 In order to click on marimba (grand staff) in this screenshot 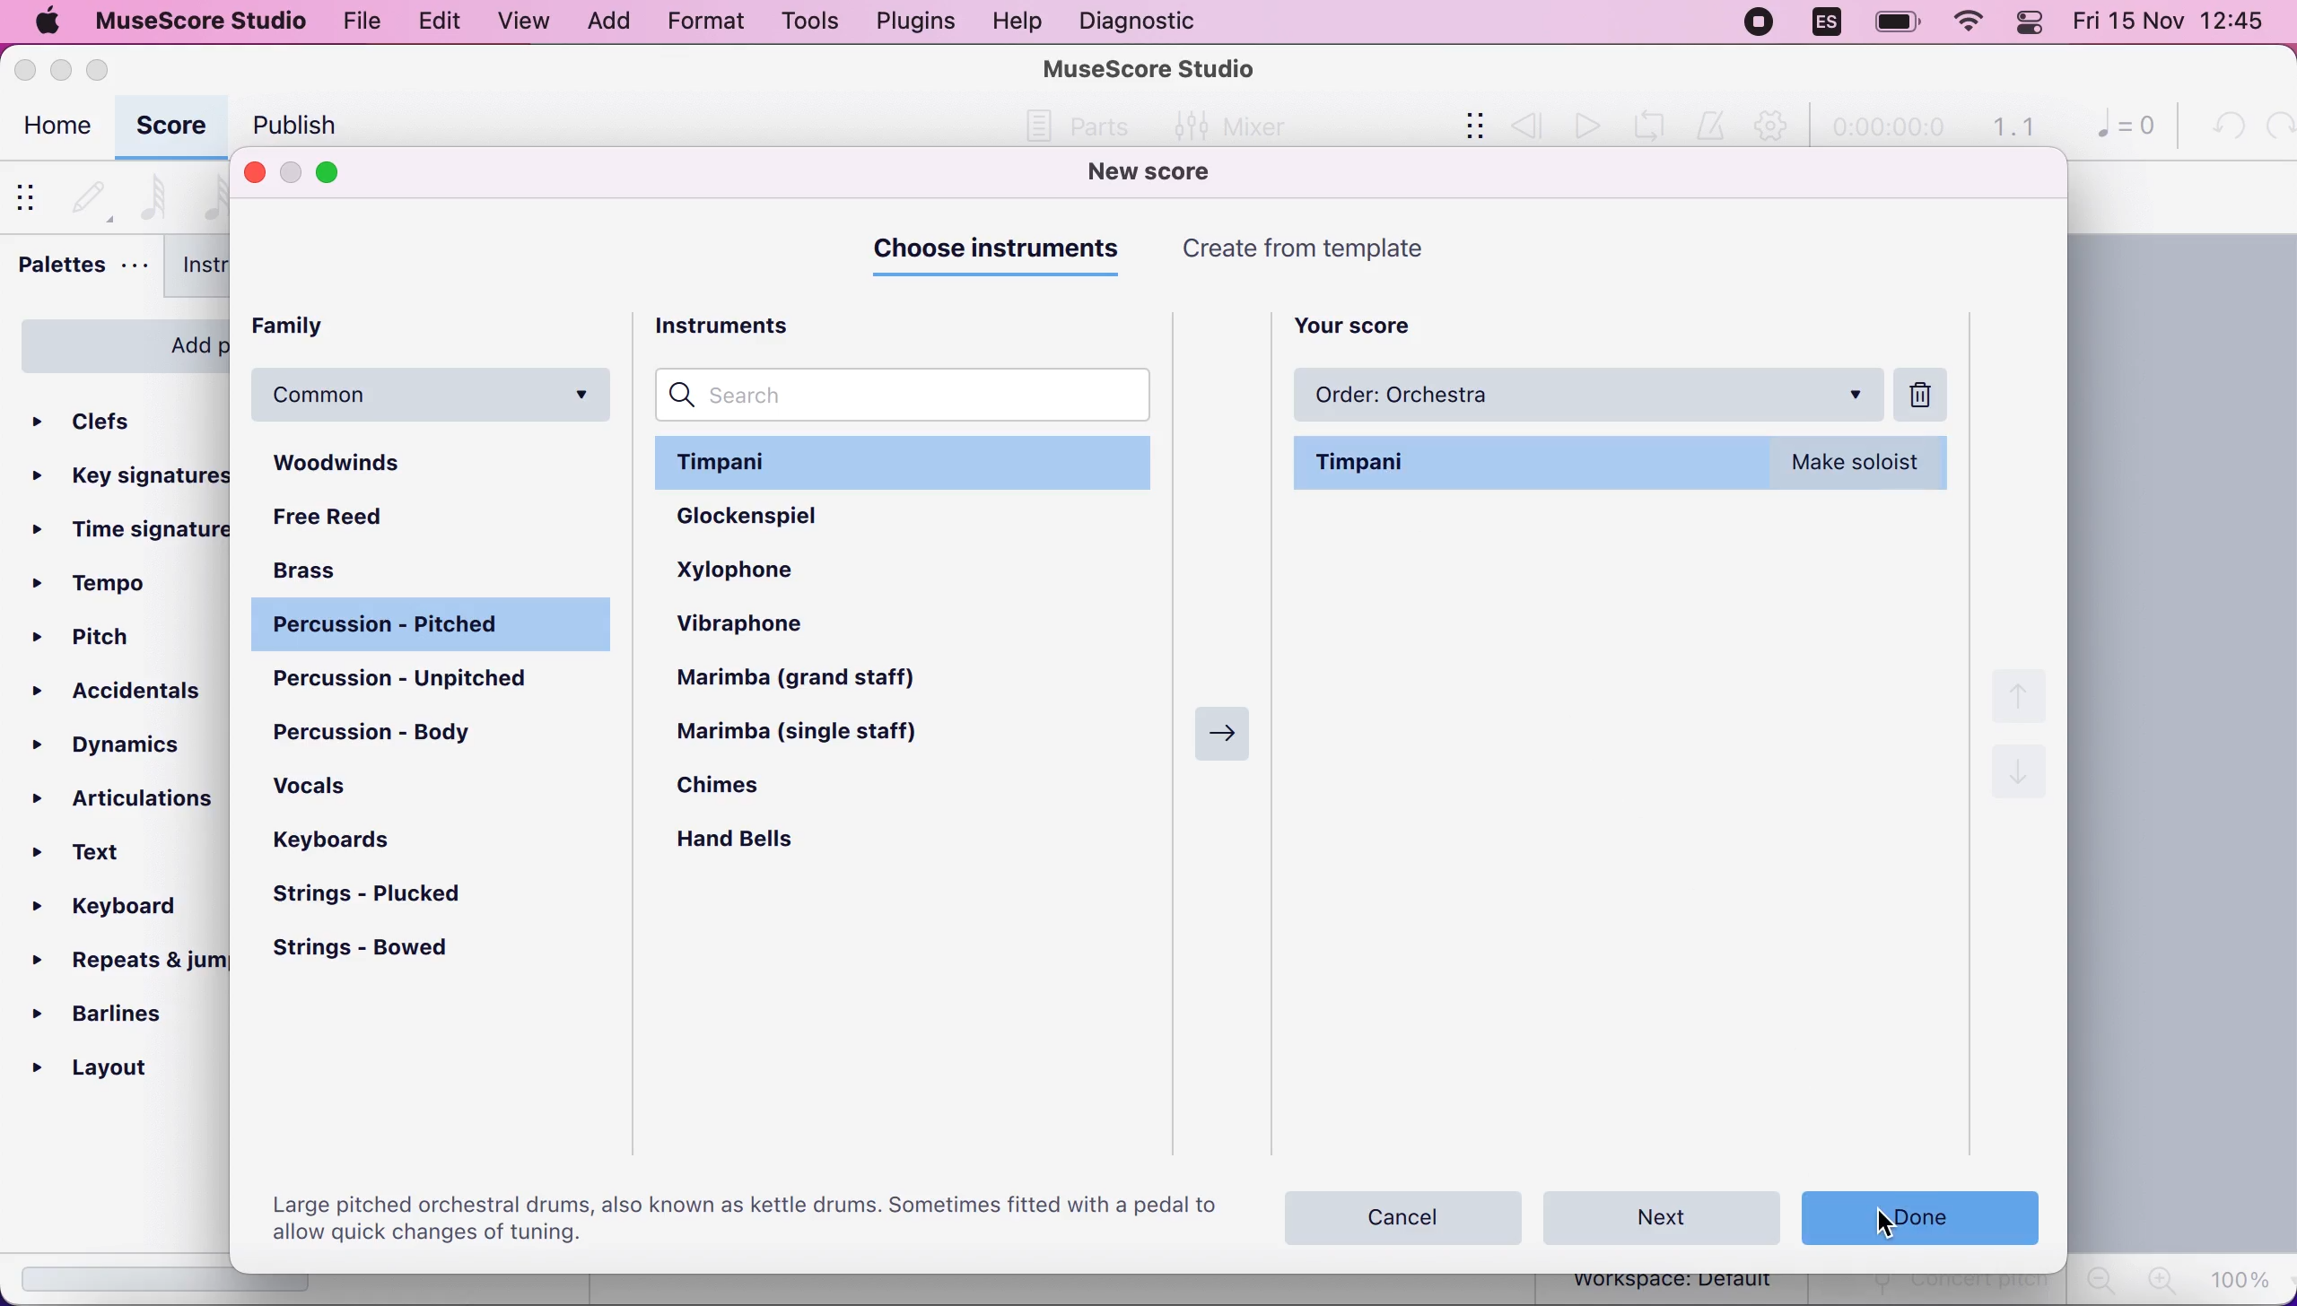, I will do `click(820, 680)`.